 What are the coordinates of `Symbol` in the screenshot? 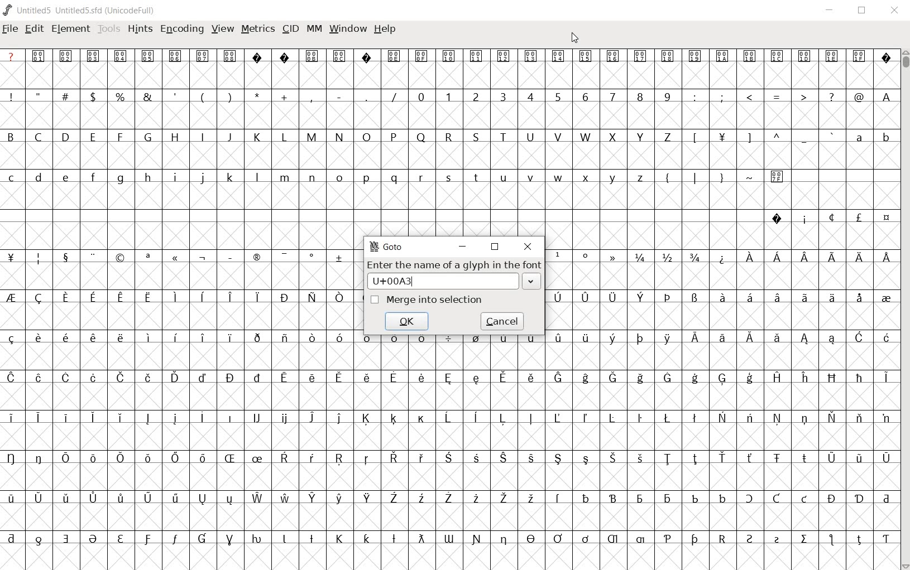 It's located at (722, 457).